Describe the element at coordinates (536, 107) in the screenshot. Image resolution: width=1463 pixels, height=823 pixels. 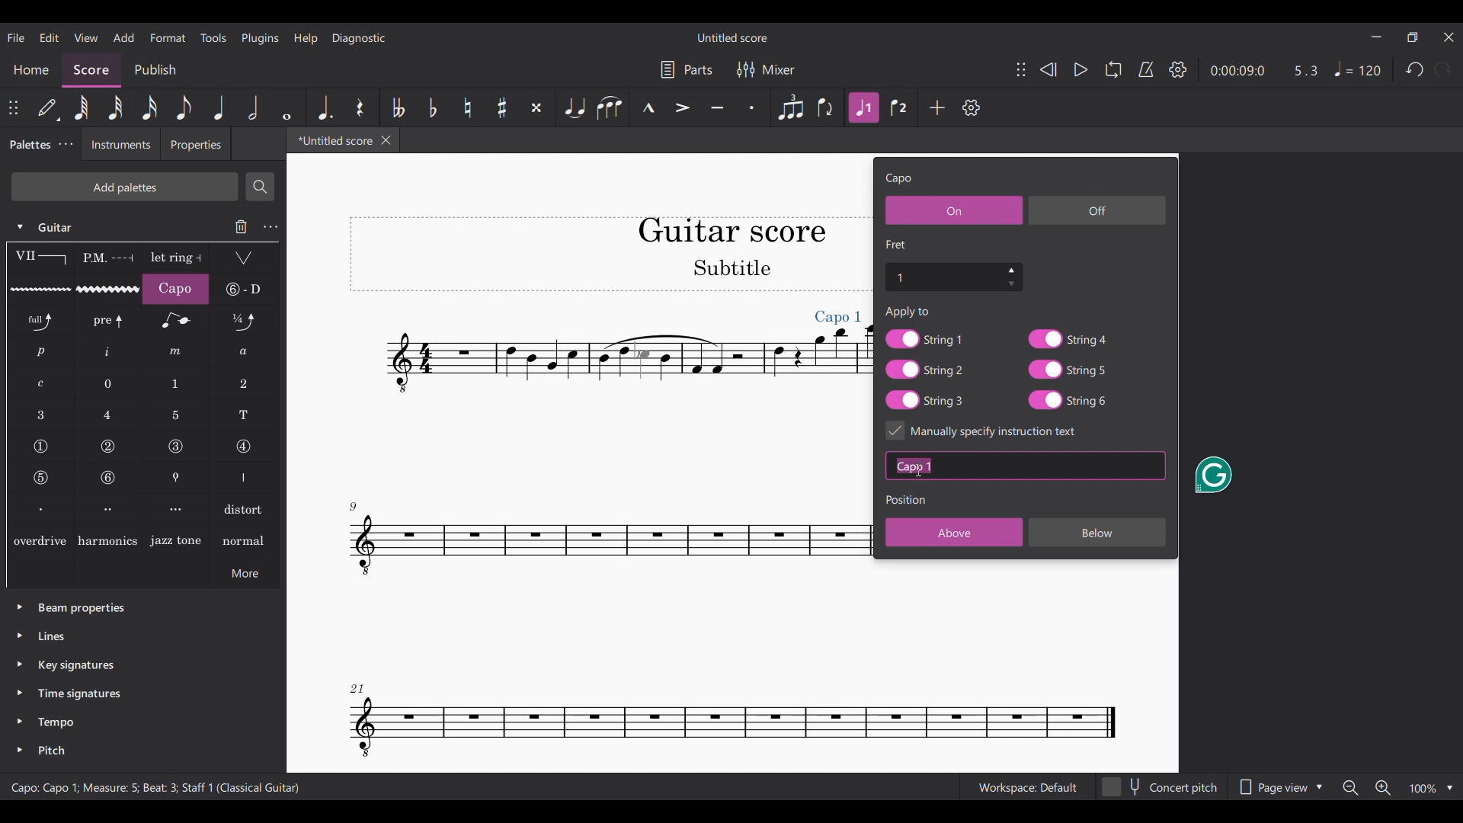
I see `Toggle double sharp` at that location.